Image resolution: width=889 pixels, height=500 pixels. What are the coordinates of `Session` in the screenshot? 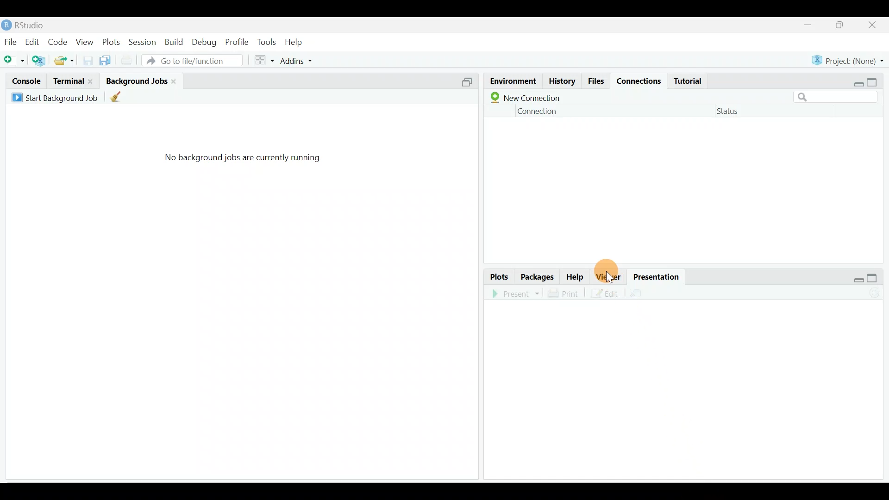 It's located at (144, 41).